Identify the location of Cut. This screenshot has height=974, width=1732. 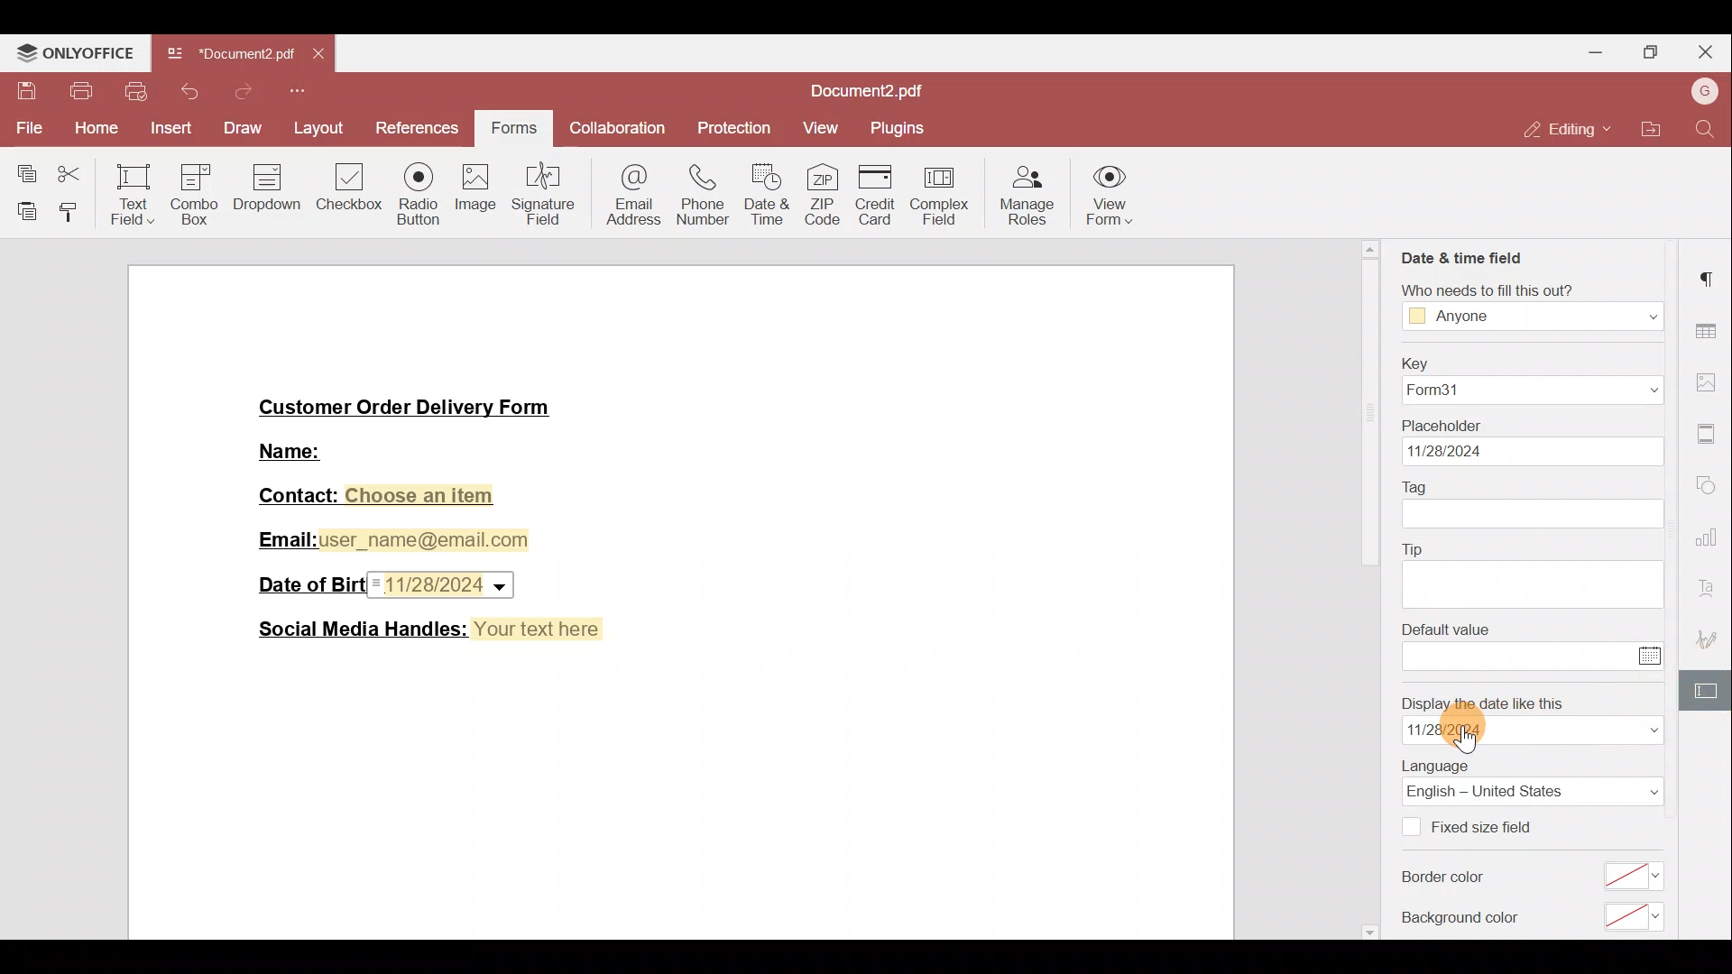
(74, 170).